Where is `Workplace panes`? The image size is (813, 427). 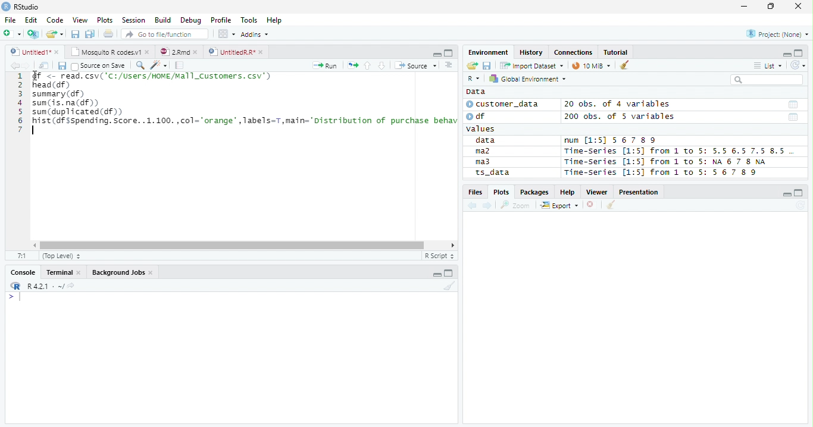 Workplace panes is located at coordinates (226, 34).